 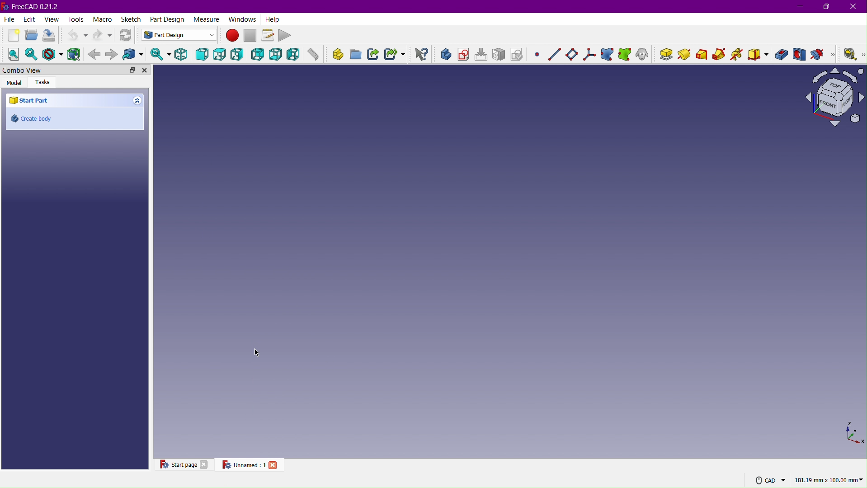 I want to click on Additive Loft, so click(x=702, y=55).